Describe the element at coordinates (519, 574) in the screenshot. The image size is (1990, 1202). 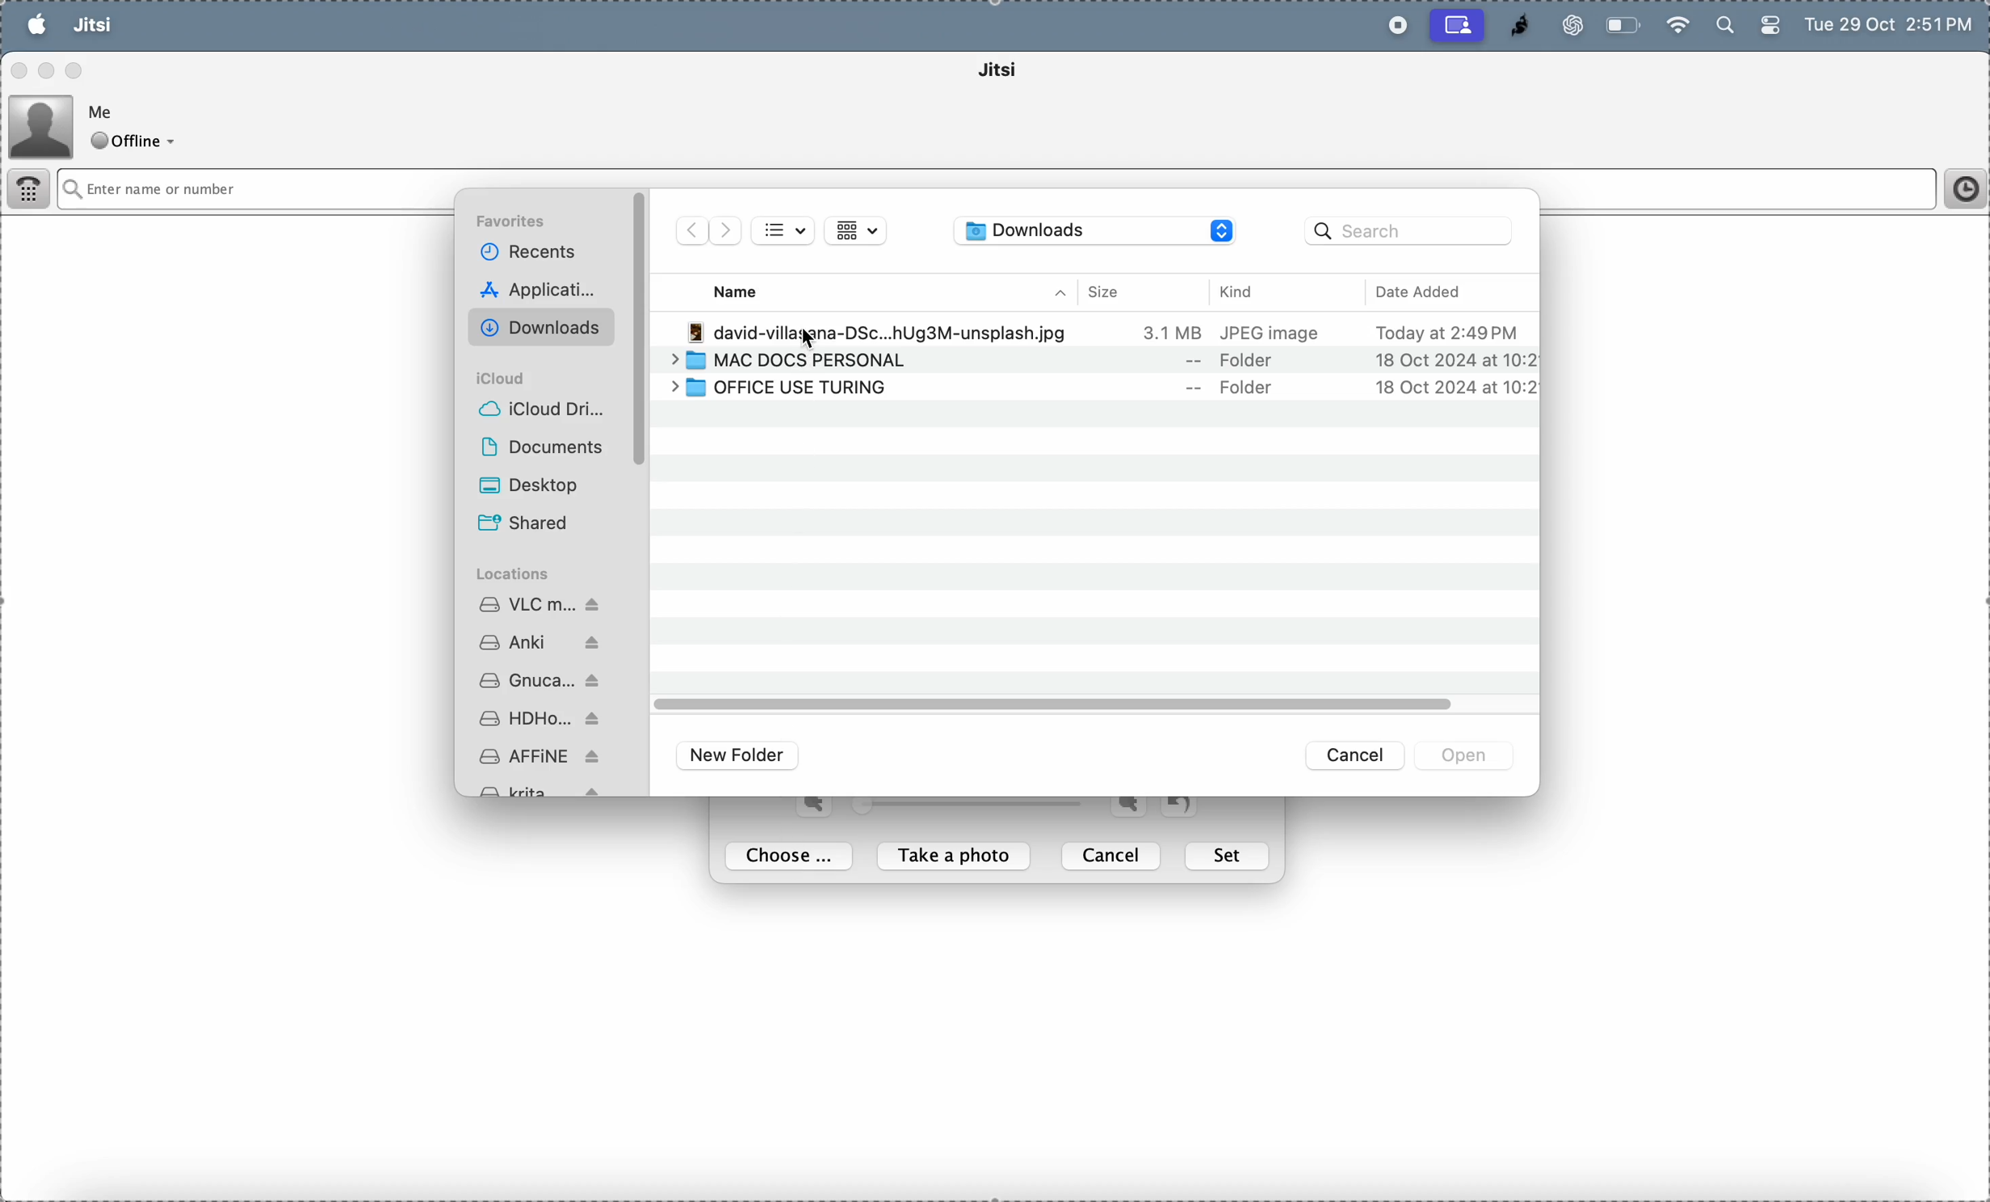
I see `locations` at that location.